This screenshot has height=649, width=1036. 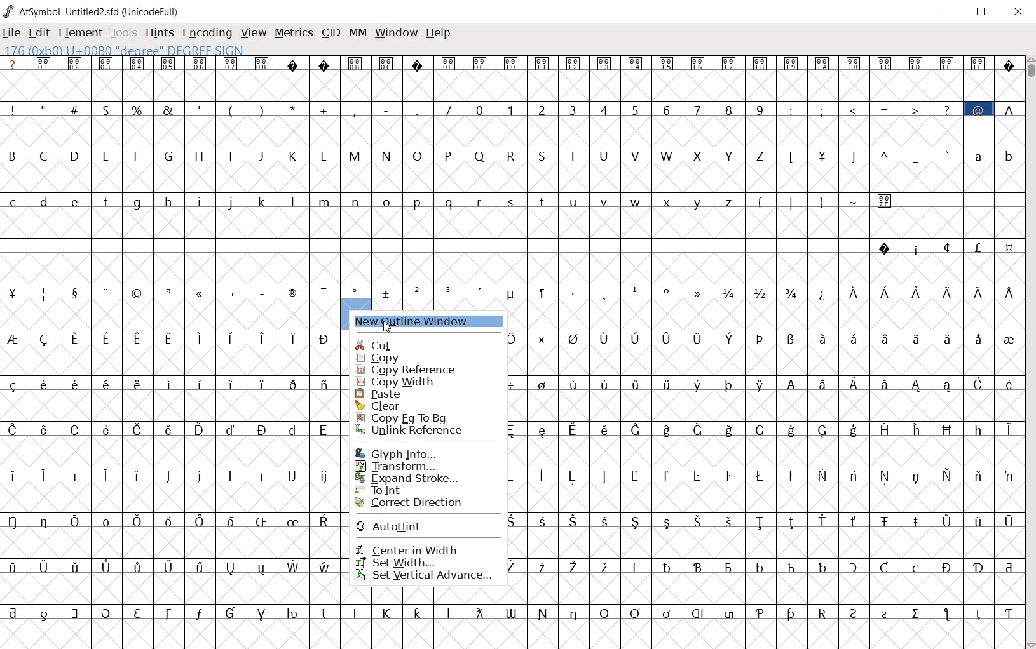 What do you see at coordinates (412, 381) in the screenshot?
I see `copy width` at bounding box center [412, 381].